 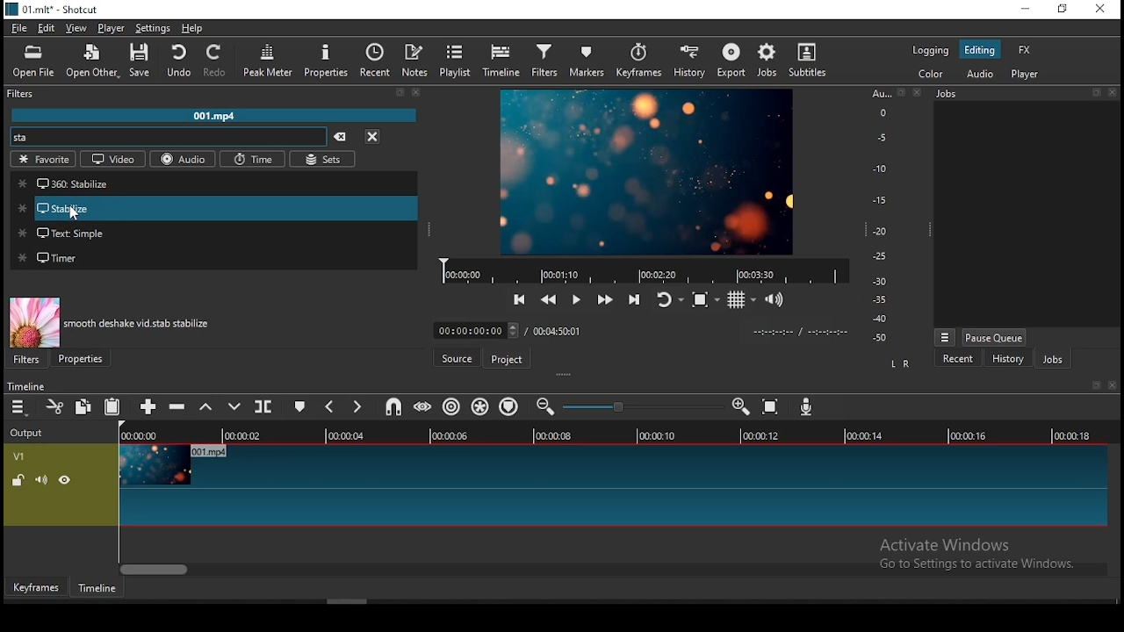 What do you see at coordinates (1023, 50) in the screenshot?
I see `fx` at bounding box center [1023, 50].